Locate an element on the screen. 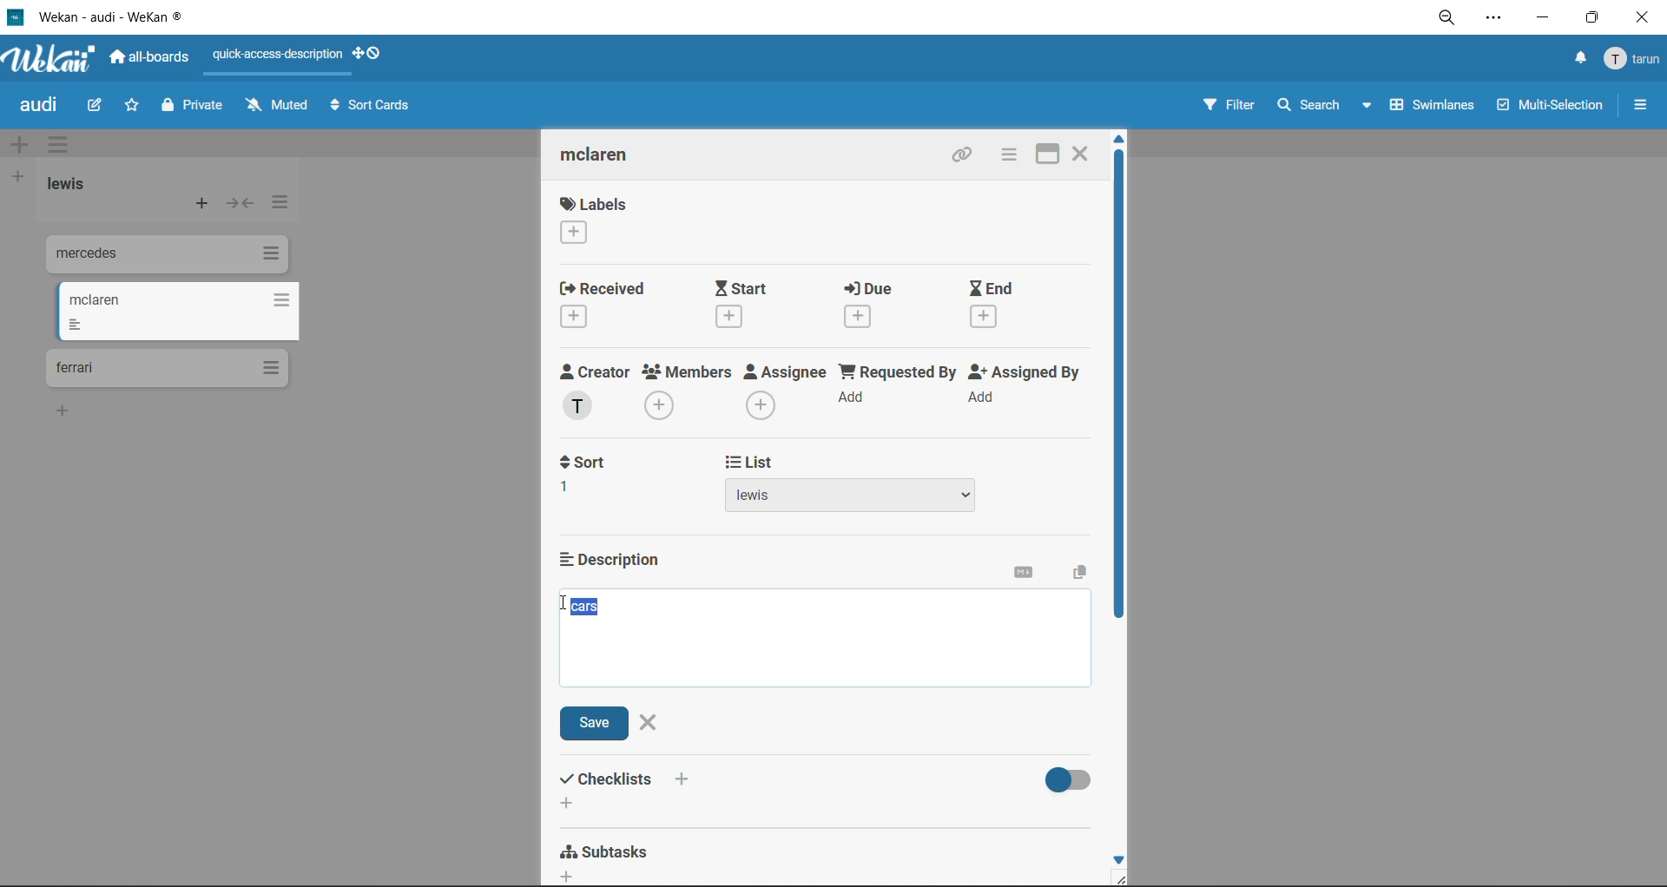 The image size is (1667, 887). show desktop drag handles is located at coordinates (371, 53).